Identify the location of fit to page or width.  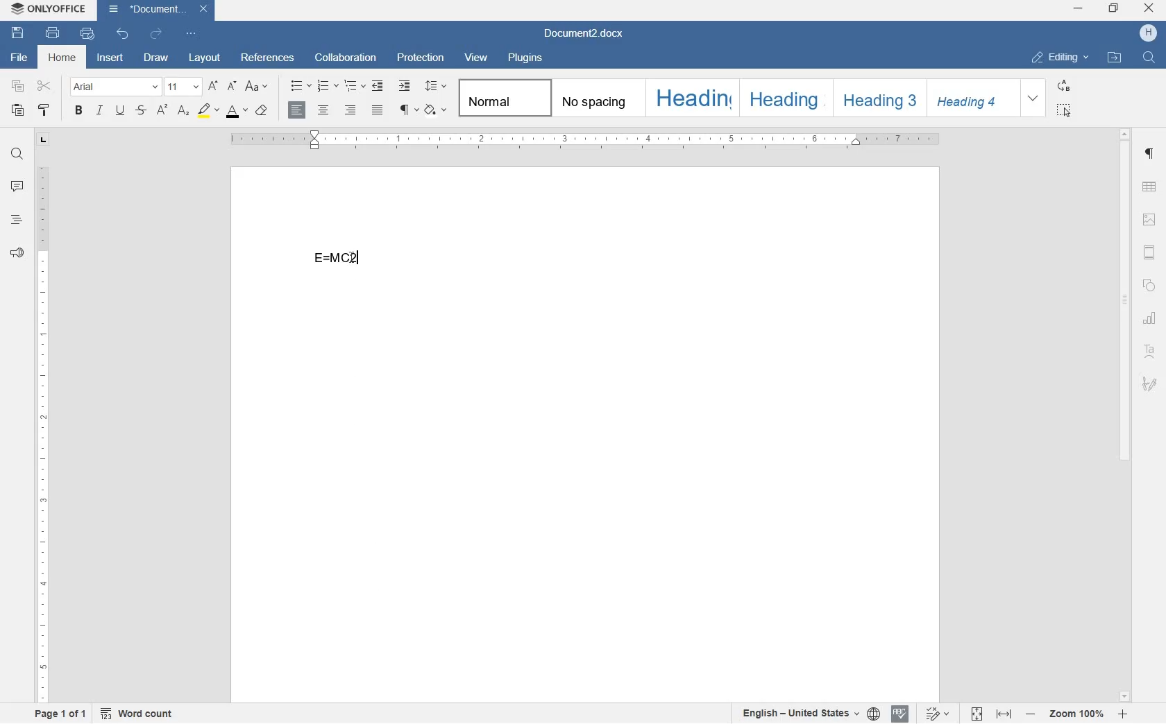
(990, 714).